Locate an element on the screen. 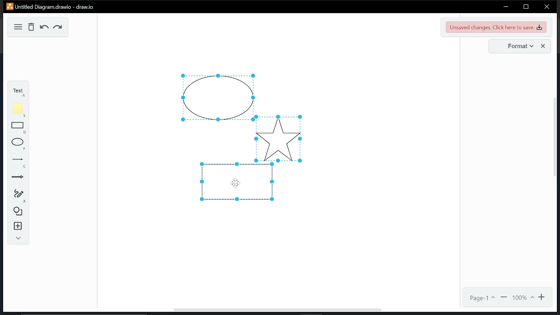  unsaved changes is located at coordinates (496, 27).